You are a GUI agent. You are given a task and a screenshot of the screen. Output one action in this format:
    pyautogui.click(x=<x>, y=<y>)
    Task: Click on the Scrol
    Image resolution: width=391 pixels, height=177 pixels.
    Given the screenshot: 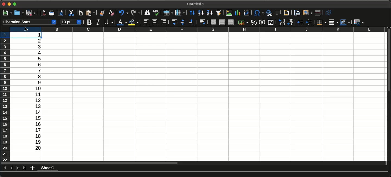 What is the action you would take?
    pyautogui.click(x=89, y=163)
    